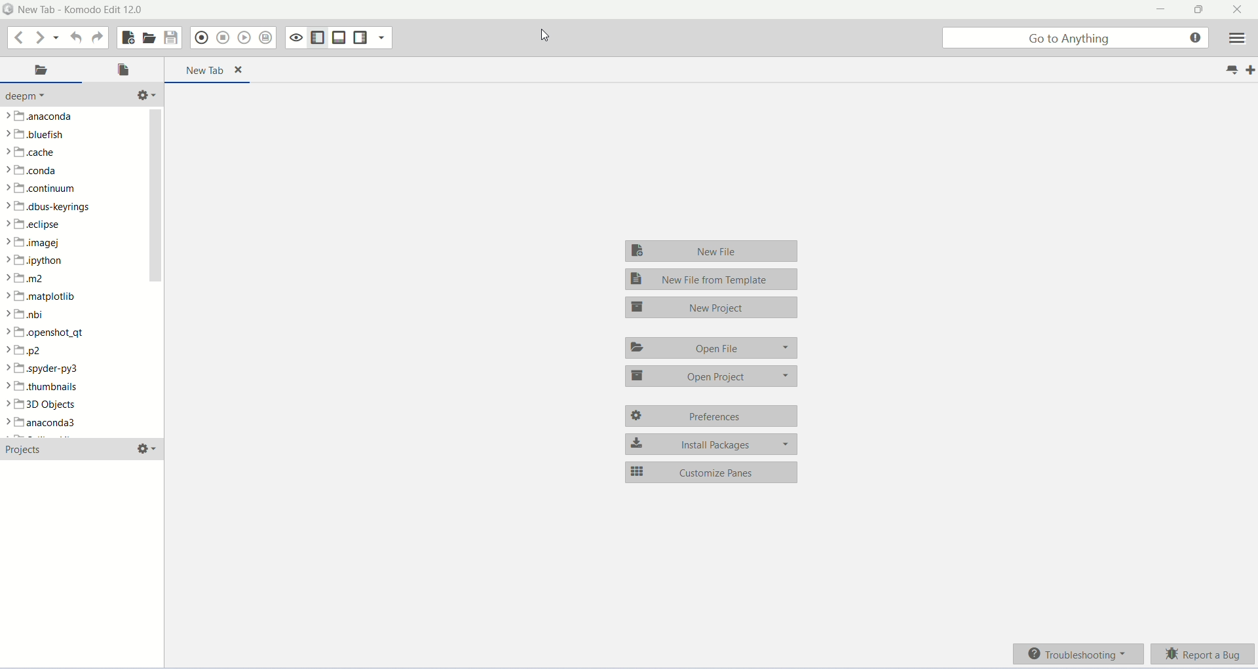  What do you see at coordinates (48, 369) in the screenshot?
I see `spyder` at bounding box center [48, 369].